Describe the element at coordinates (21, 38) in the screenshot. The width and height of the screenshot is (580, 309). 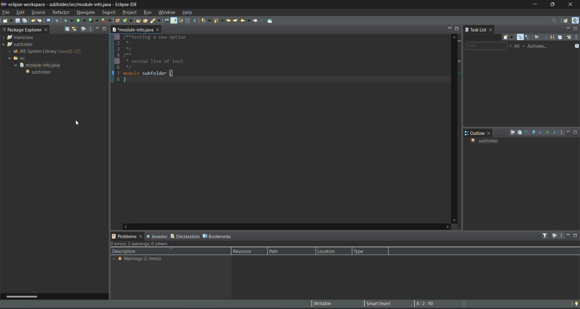
I see `mainclass` at that location.